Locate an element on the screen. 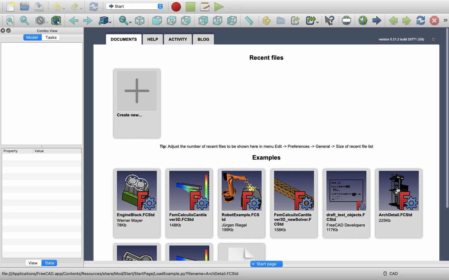  Make sub-link is located at coordinates (312, 21).